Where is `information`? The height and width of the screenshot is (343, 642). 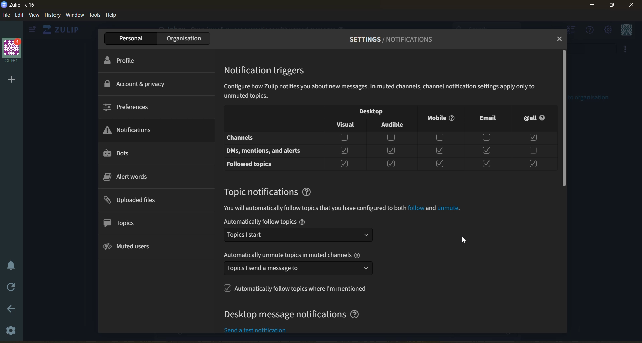
information is located at coordinates (389, 91).